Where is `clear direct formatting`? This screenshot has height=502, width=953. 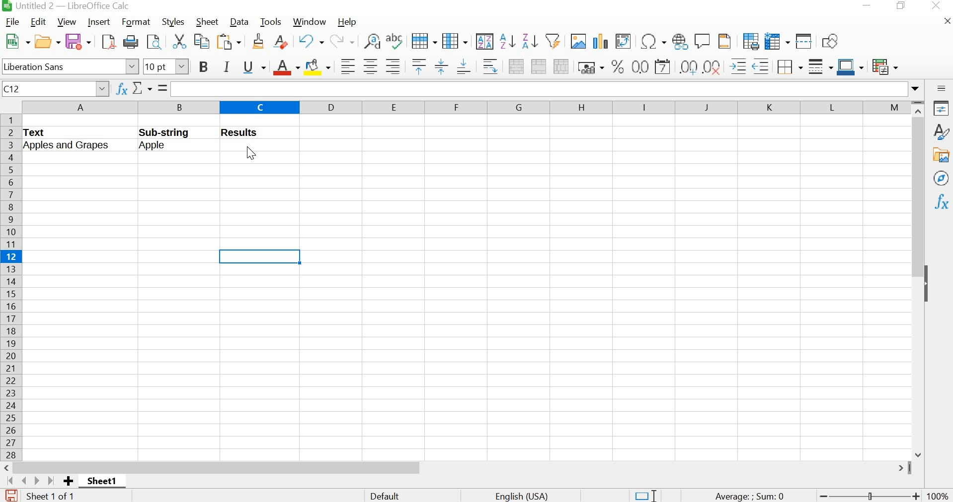
clear direct formatting is located at coordinates (280, 42).